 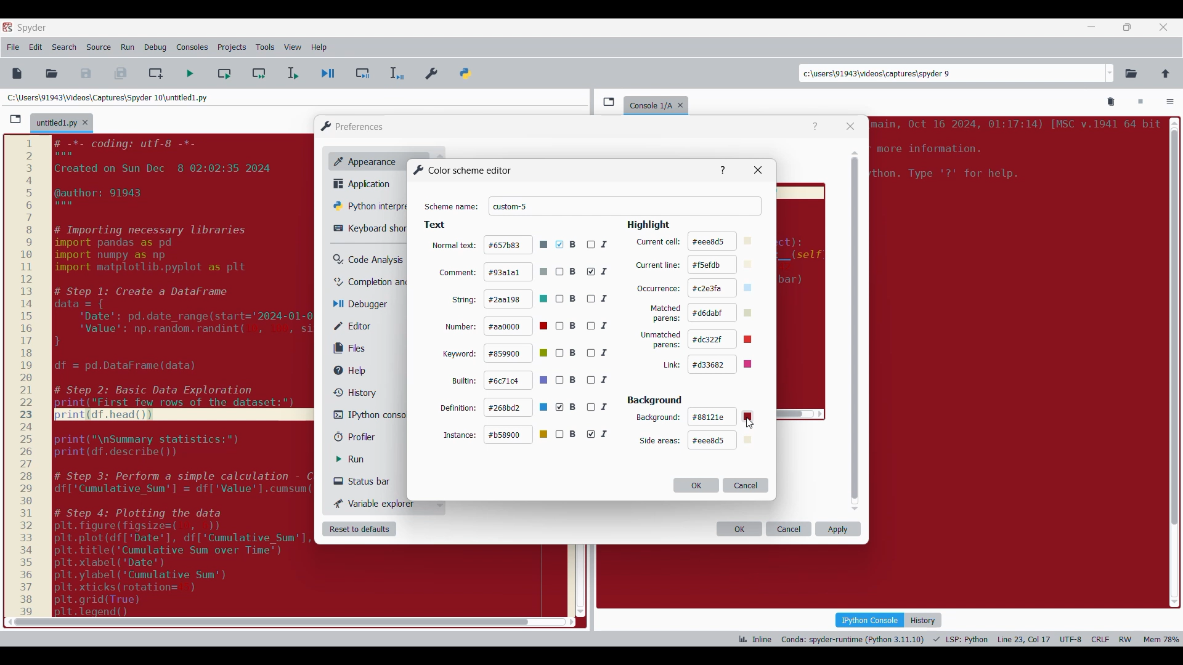 What do you see at coordinates (566, 299) in the screenshot?
I see `B` at bounding box center [566, 299].